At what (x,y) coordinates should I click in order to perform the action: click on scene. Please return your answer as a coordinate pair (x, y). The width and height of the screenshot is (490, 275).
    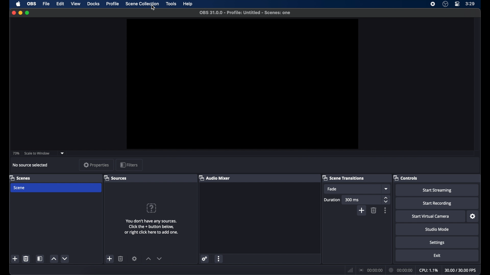
    Looking at the image, I should click on (20, 188).